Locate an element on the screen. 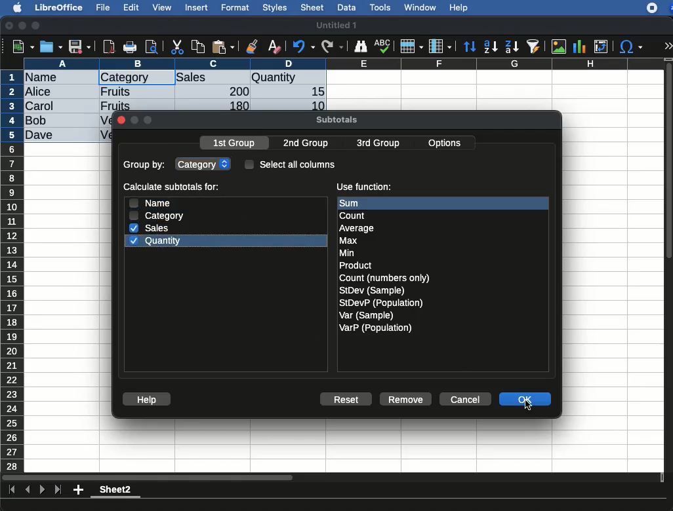 The width and height of the screenshot is (673, 511). 180 is located at coordinates (234, 106).